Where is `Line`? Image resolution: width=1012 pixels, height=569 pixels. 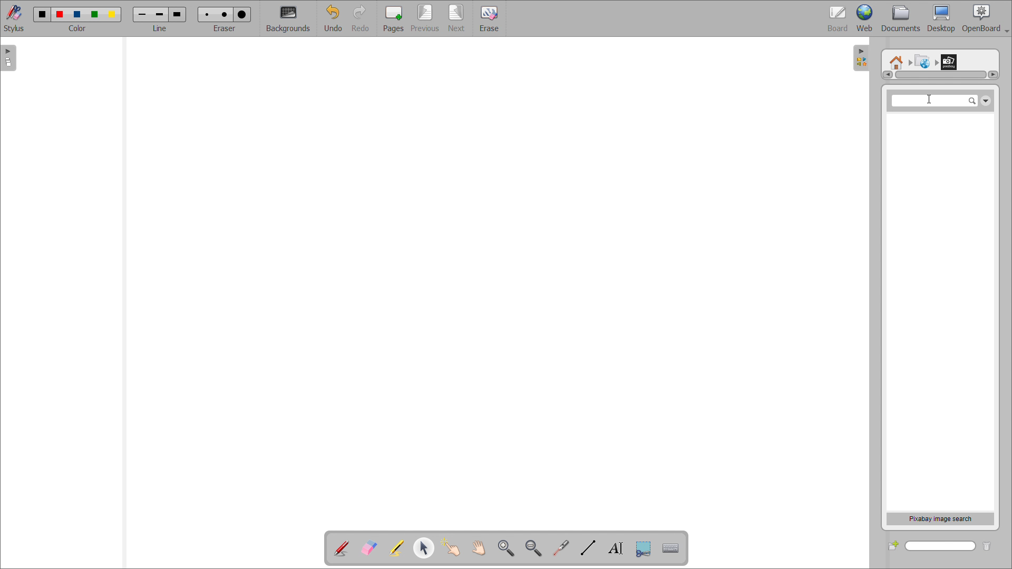 Line is located at coordinates (160, 28).